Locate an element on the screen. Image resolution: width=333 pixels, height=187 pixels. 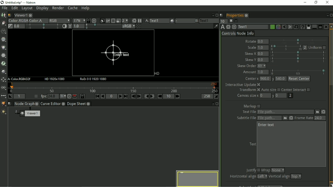
Skew X is located at coordinates (250, 54).